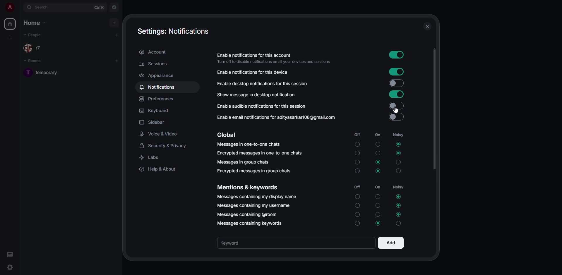 The width and height of the screenshot is (562, 275). Describe the element at coordinates (399, 215) in the screenshot. I see `selected` at that location.